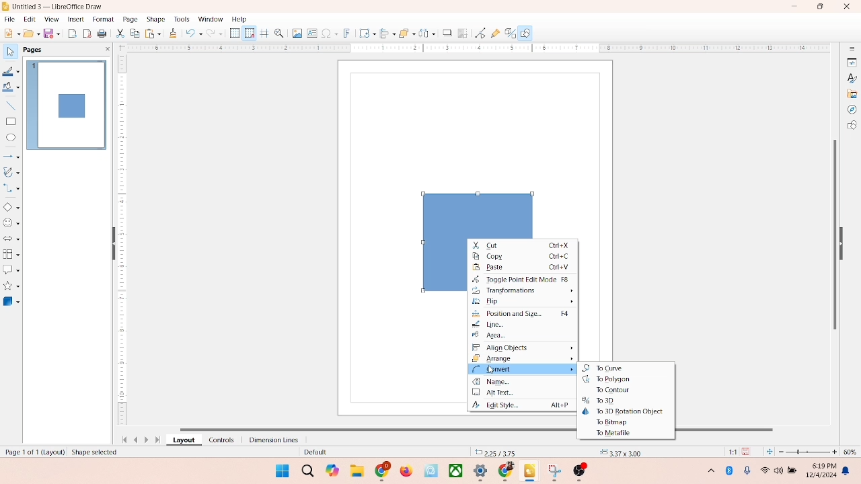 The width and height of the screenshot is (861, 484). I want to click on point edit mode, so click(480, 32).